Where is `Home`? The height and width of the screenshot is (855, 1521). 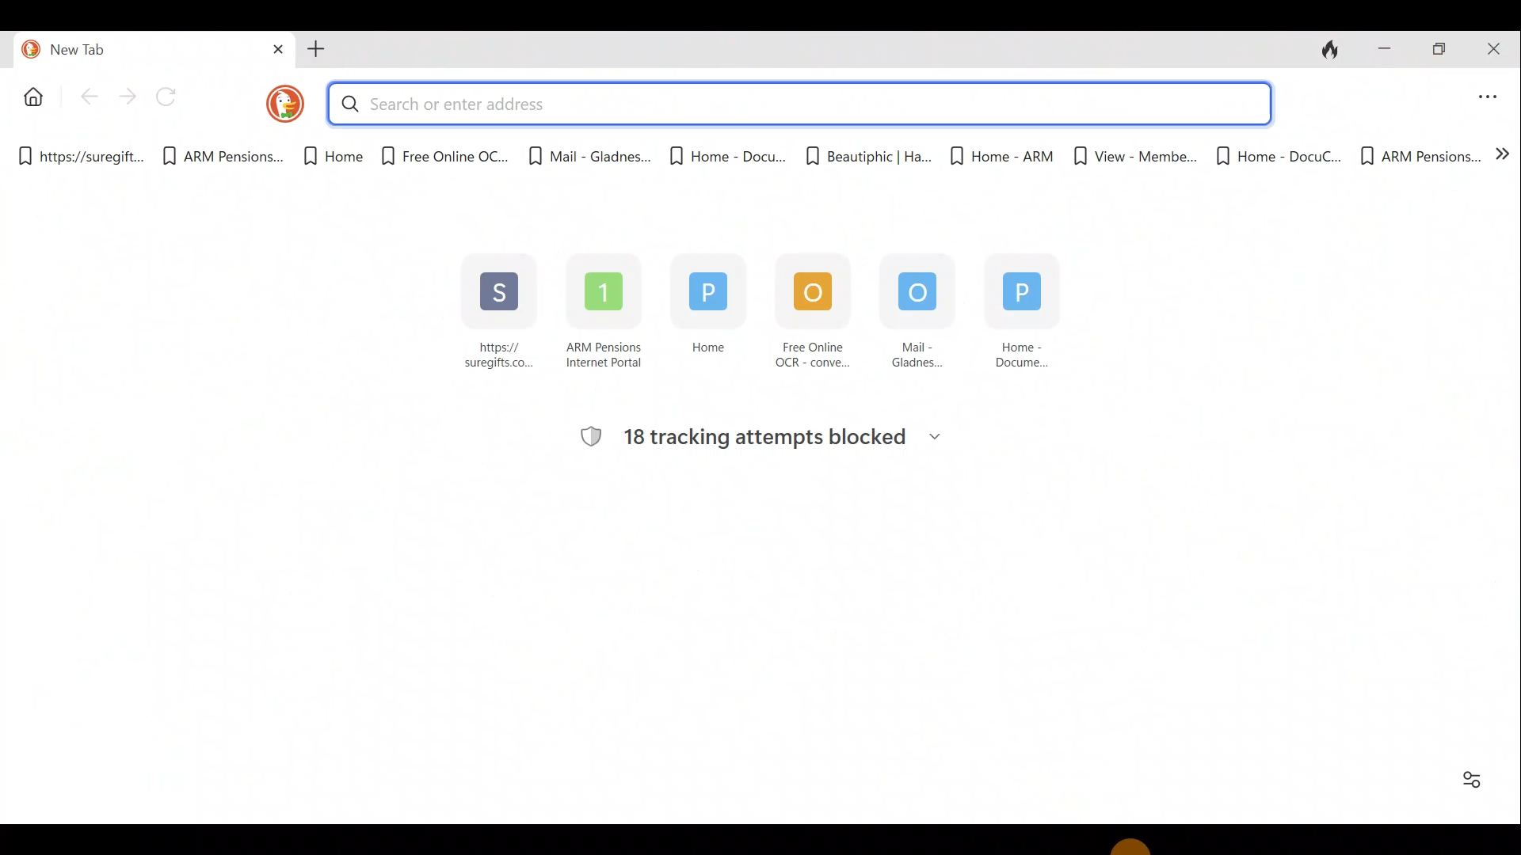
Home is located at coordinates (324, 157).